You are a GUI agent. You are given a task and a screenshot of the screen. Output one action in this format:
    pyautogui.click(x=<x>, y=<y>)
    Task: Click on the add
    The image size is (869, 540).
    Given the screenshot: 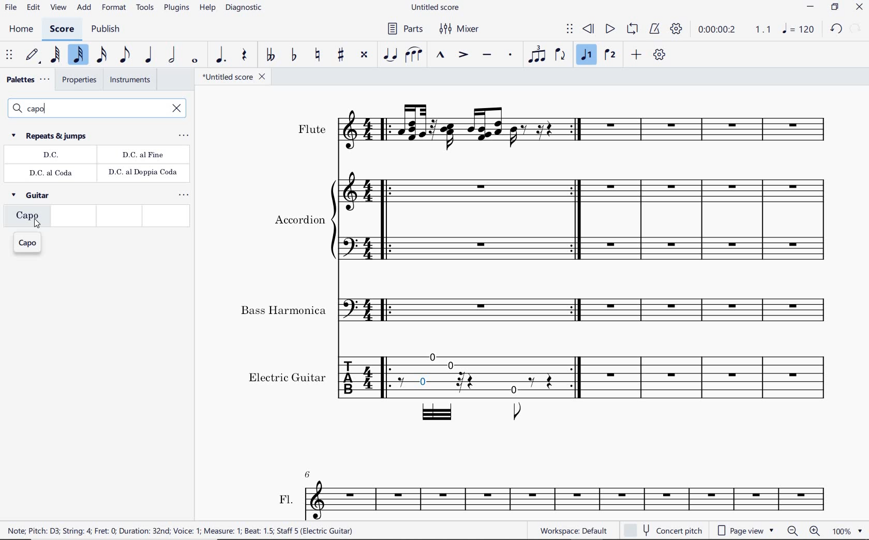 What is the action you would take?
    pyautogui.click(x=84, y=9)
    